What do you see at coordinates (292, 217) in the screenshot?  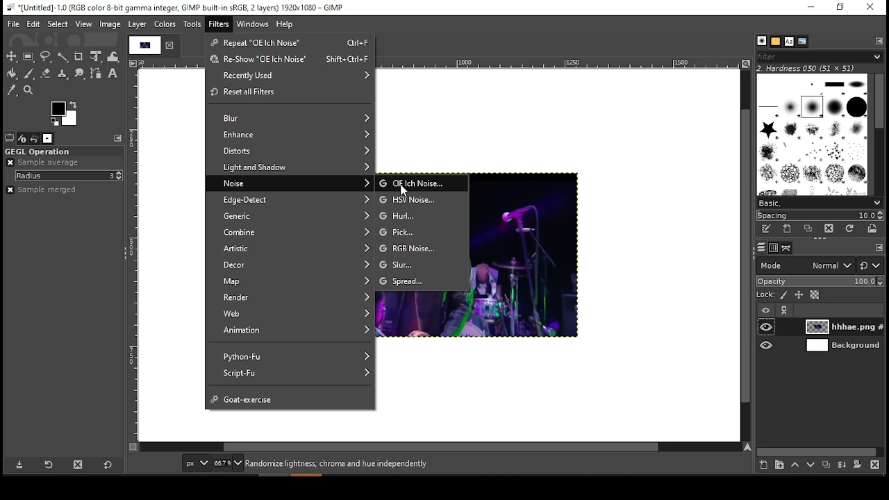 I see `generic` at bounding box center [292, 217].